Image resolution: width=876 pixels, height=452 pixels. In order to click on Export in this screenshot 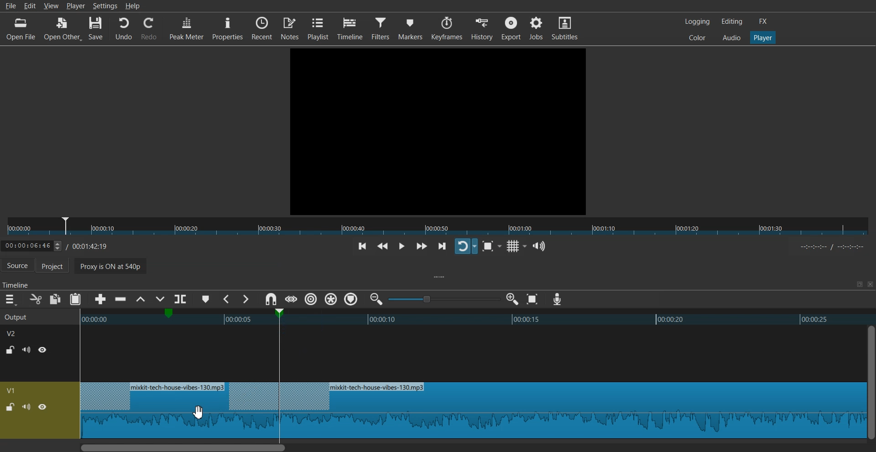, I will do `click(511, 28)`.